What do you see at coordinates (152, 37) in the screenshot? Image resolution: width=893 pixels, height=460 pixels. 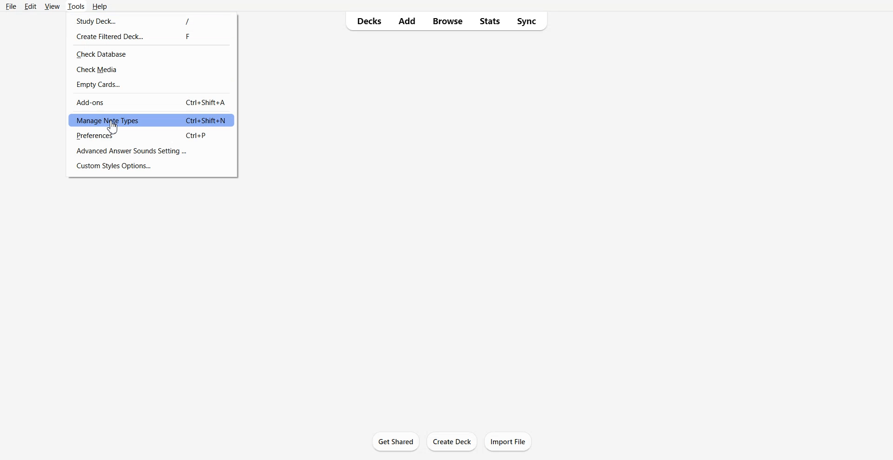 I see `Create Filtered Deck` at bounding box center [152, 37].